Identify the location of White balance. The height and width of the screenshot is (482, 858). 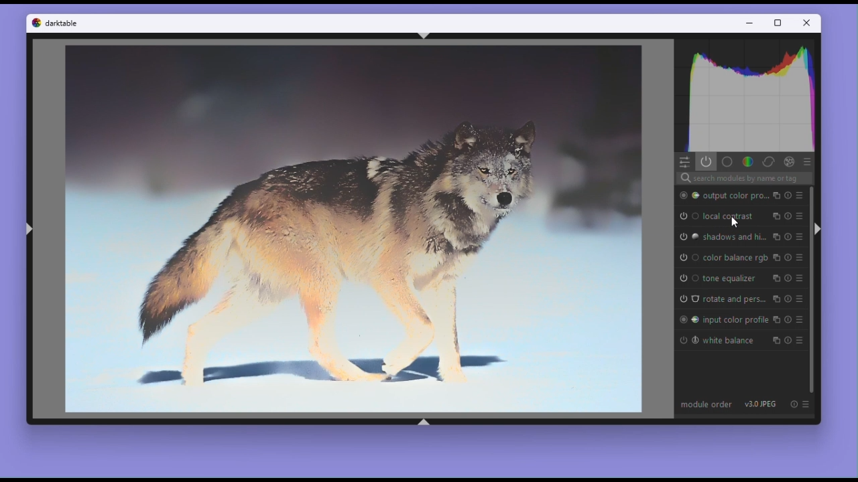
(735, 340).